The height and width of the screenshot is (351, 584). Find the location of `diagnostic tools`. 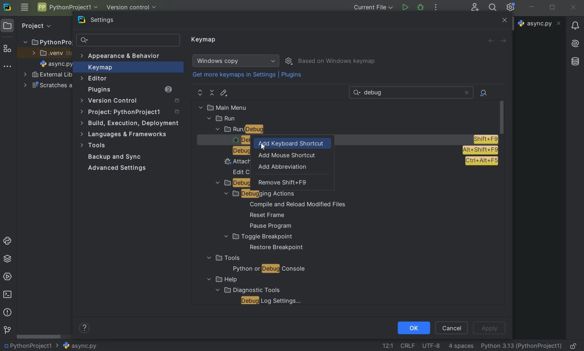

diagnostic tools is located at coordinates (247, 290).